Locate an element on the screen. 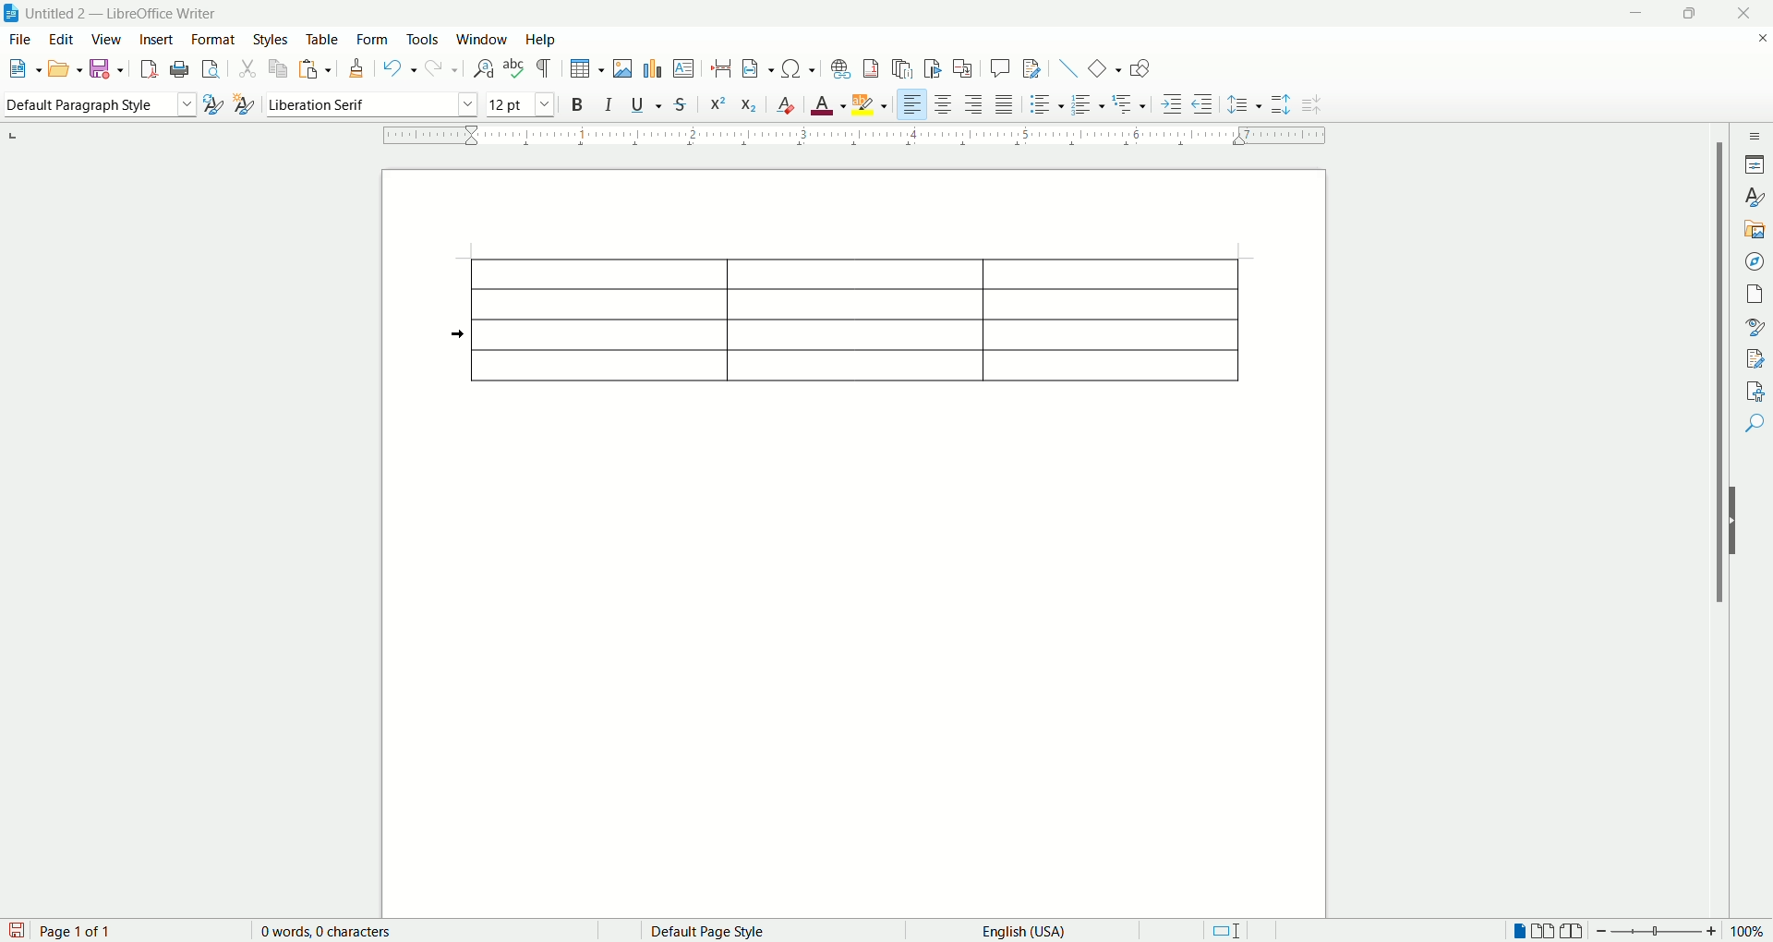  increase indent is located at coordinates (1174, 103).